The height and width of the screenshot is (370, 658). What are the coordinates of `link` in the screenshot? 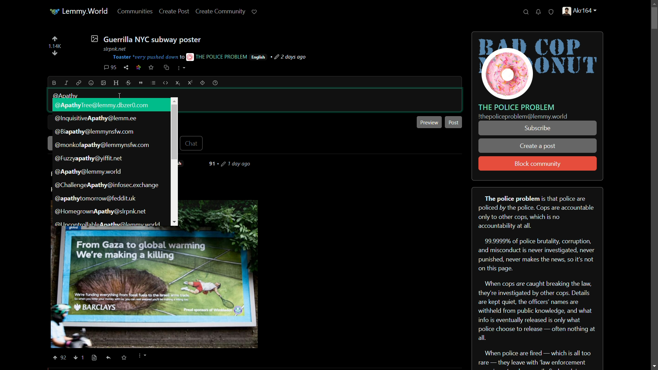 It's located at (77, 83).